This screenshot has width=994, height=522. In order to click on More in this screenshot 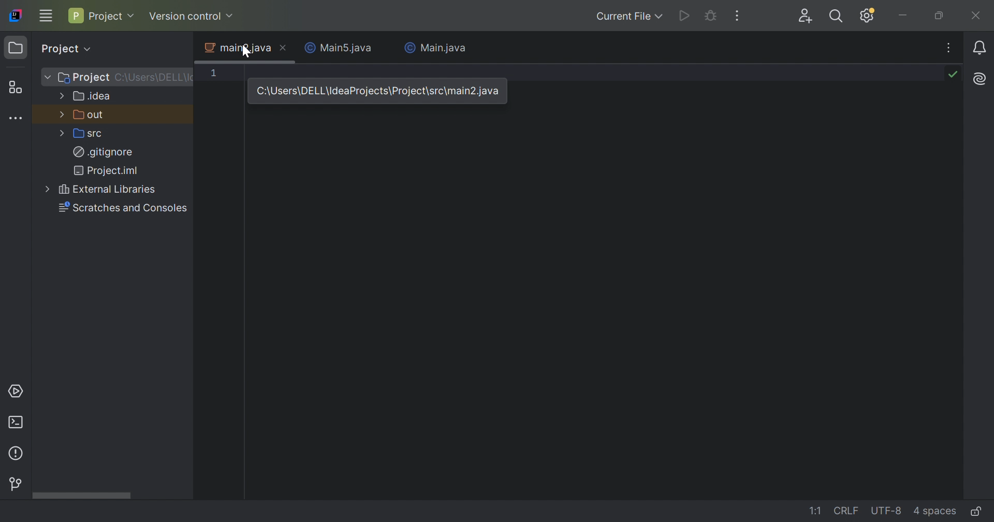, I will do `click(49, 189)`.